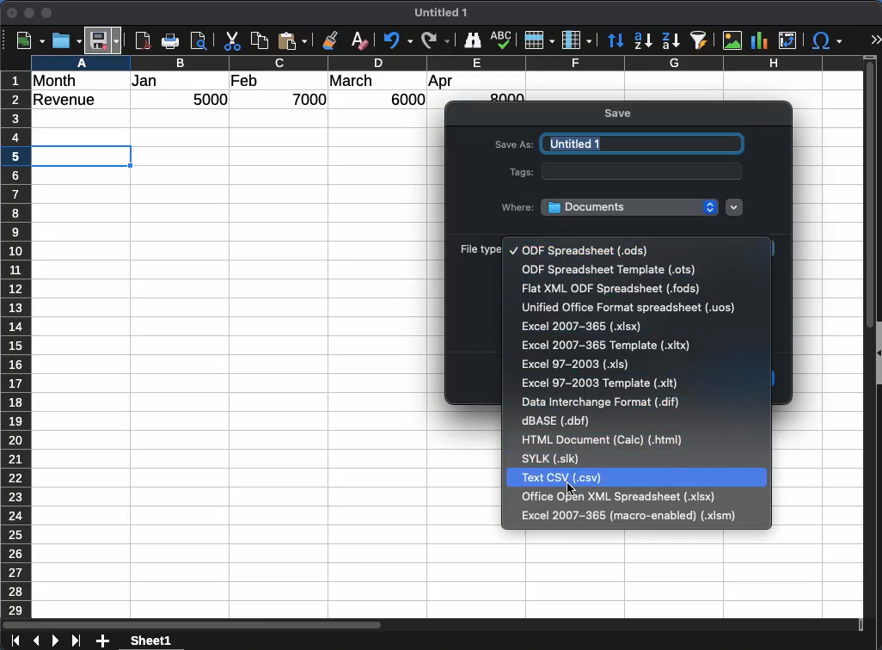 The image size is (882, 650). What do you see at coordinates (616, 40) in the screenshot?
I see `sort` at bounding box center [616, 40].